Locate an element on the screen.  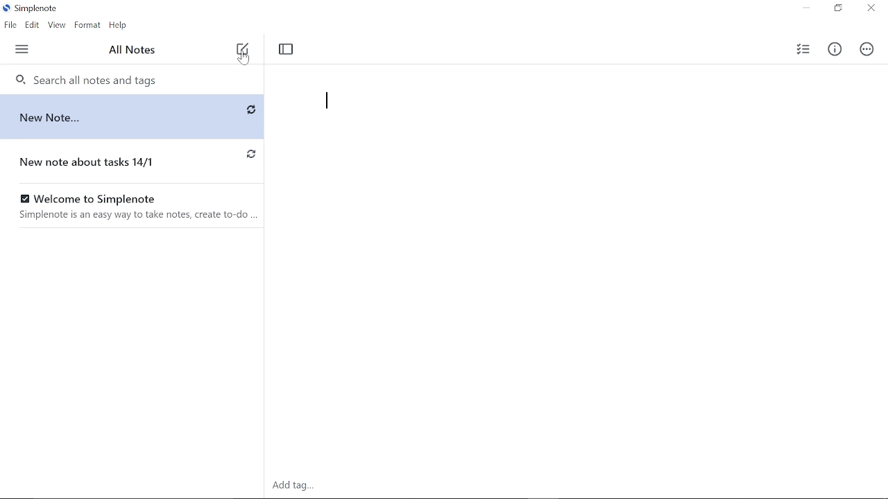
Cursor is located at coordinates (245, 58).